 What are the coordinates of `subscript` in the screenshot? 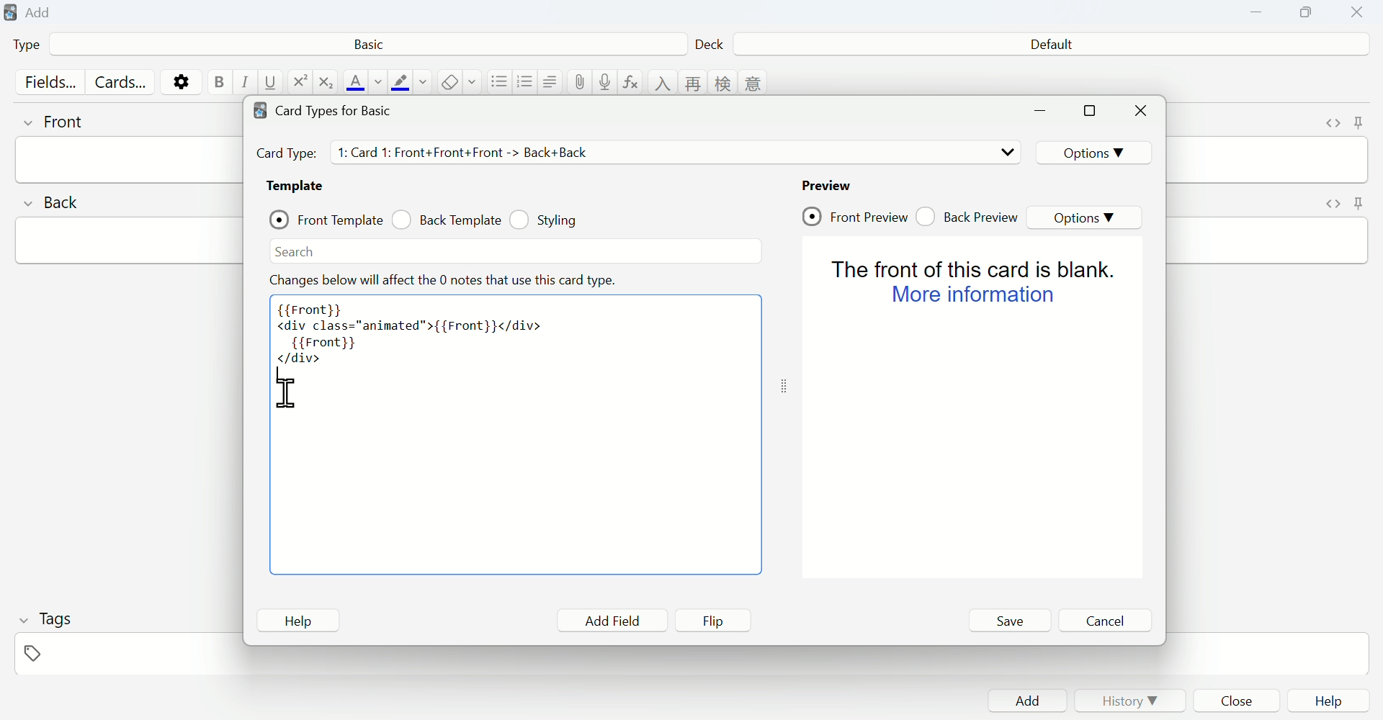 It's located at (326, 82).